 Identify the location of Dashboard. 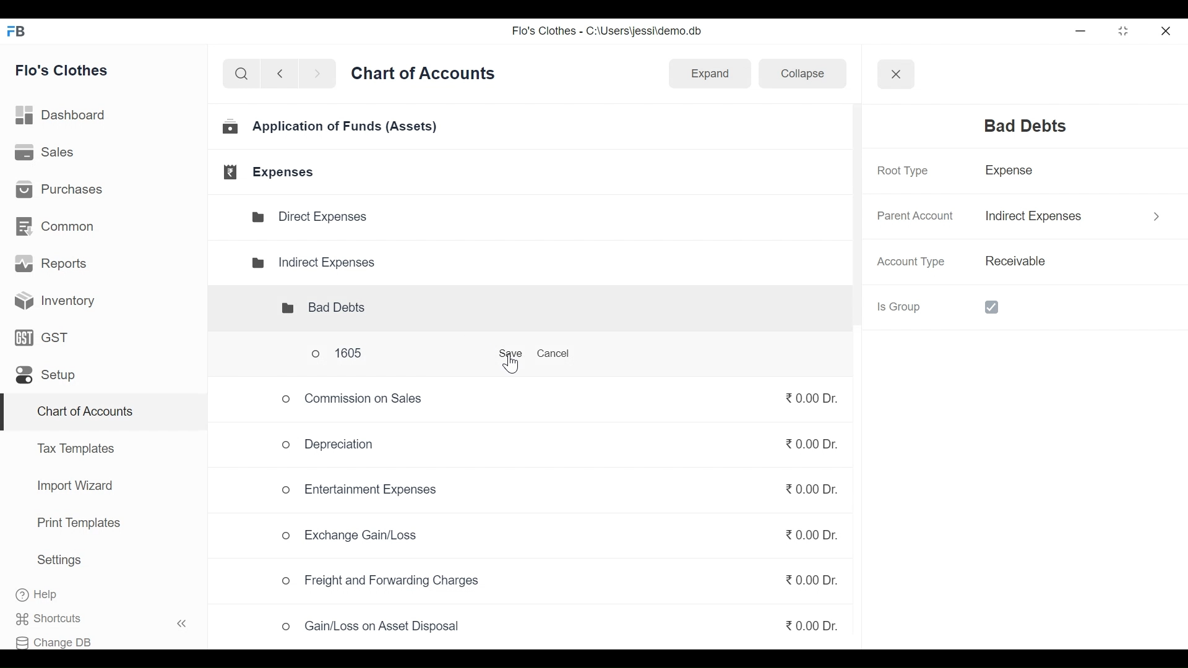
(66, 115).